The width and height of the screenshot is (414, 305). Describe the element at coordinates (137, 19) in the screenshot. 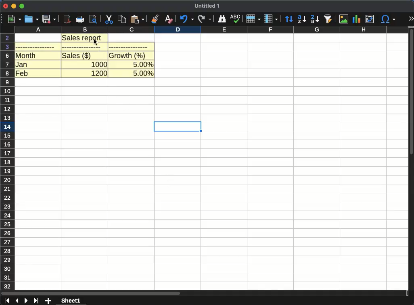

I see `paste` at that location.